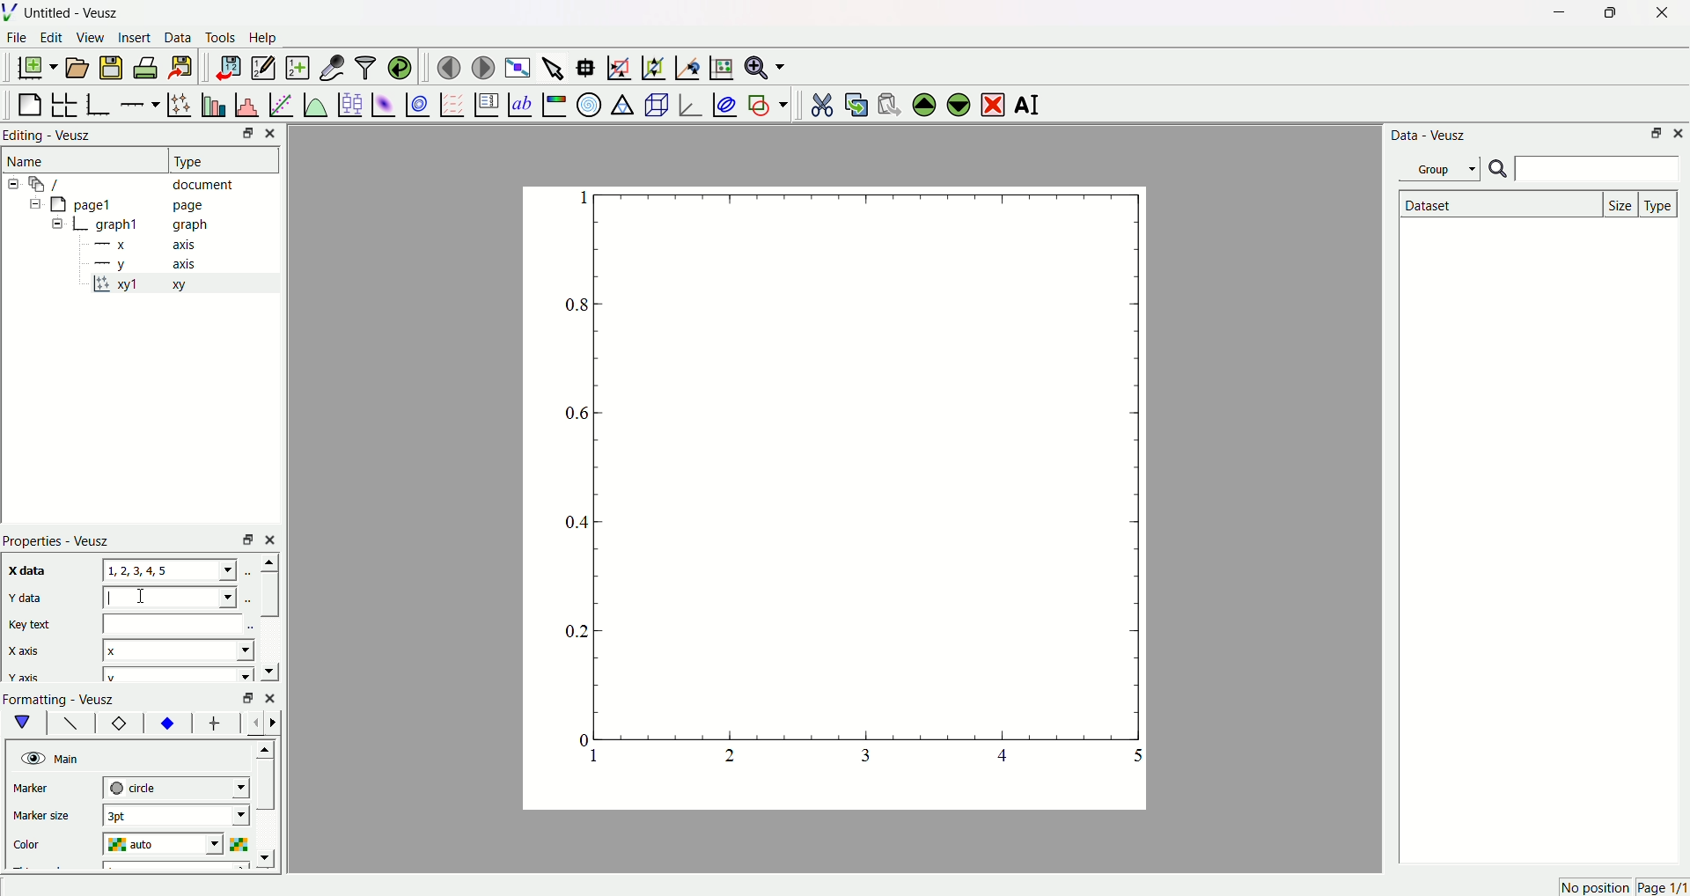 The width and height of the screenshot is (1690, 896). Describe the element at coordinates (32, 206) in the screenshot. I see `collapse` at that location.